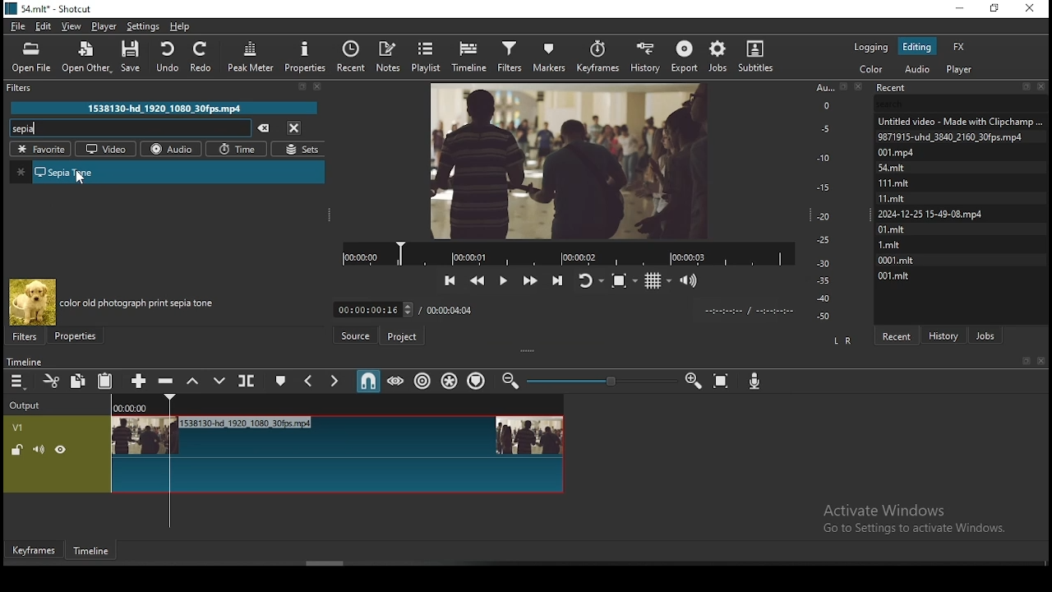  I want to click on open other, so click(87, 57).